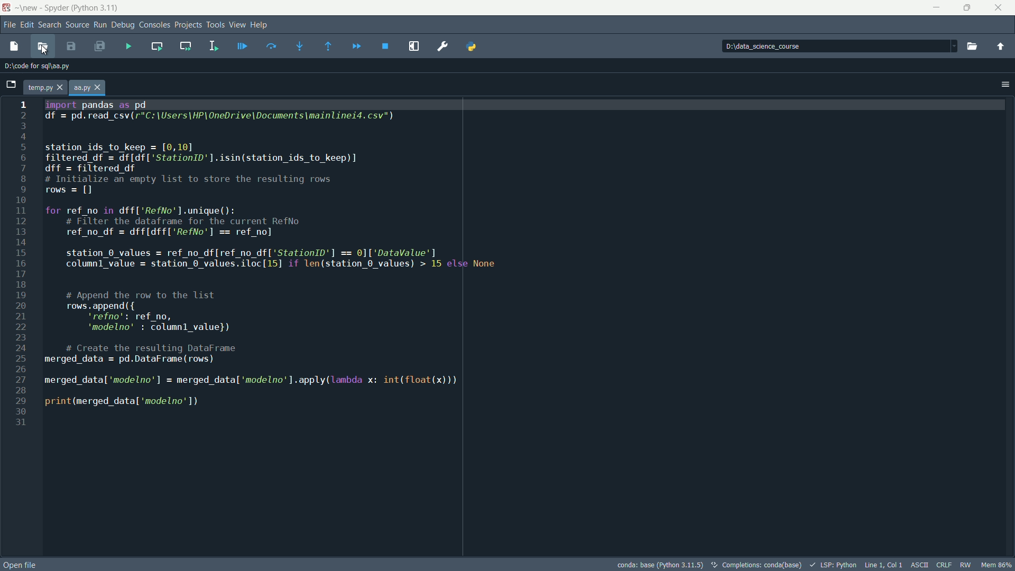 This screenshot has width=1015, height=571. I want to click on File menu, so click(10, 24).